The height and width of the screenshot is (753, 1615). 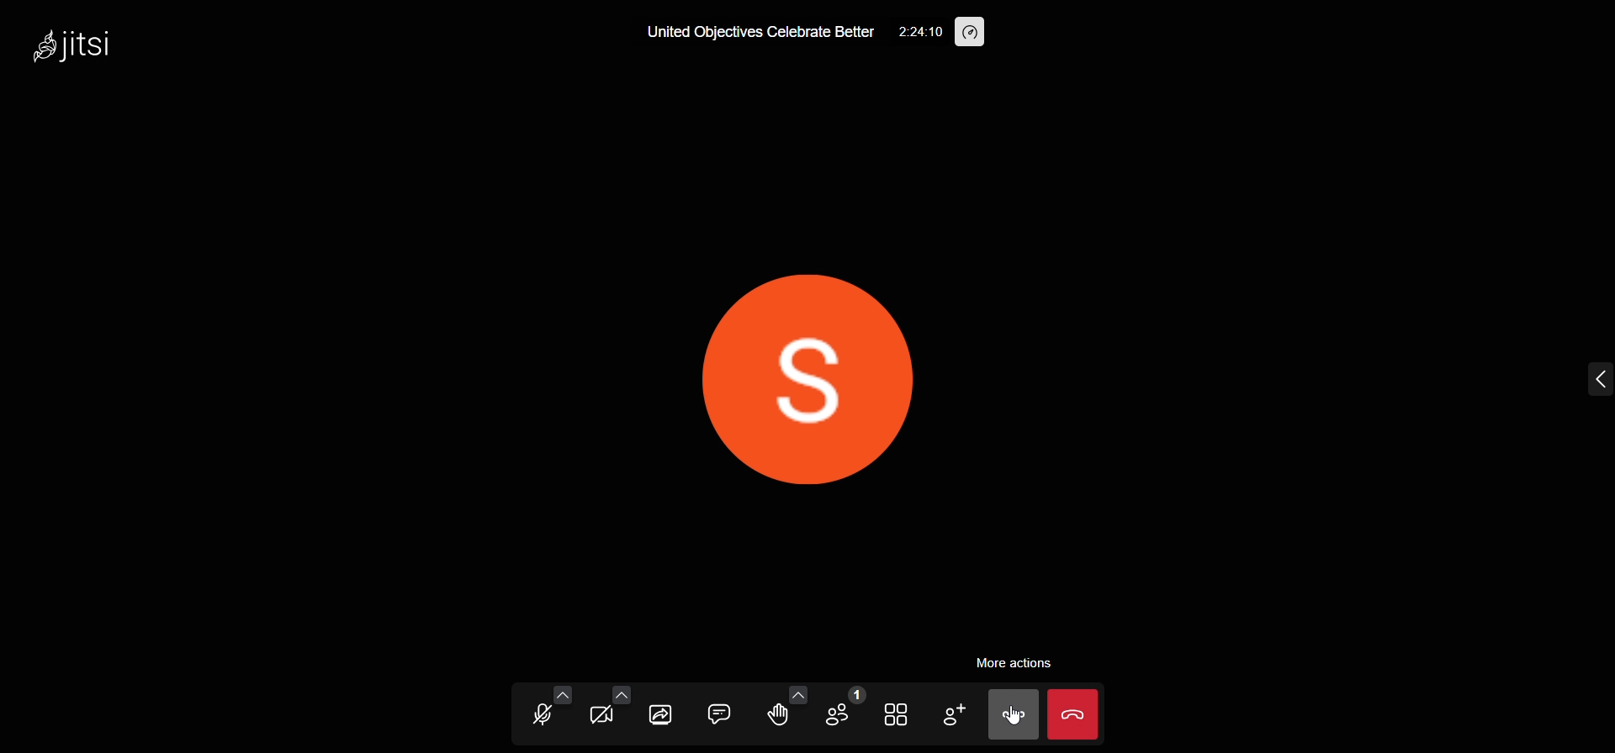 I want to click on more audio options, so click(x=561, y=692).